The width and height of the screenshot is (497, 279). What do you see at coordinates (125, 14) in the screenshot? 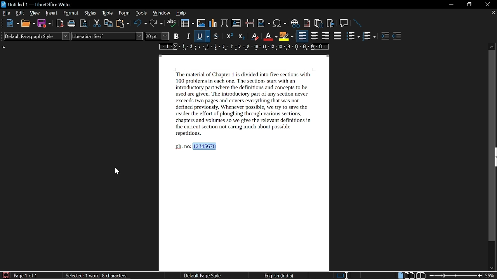
I see `form` at bounding box center [125, 14].